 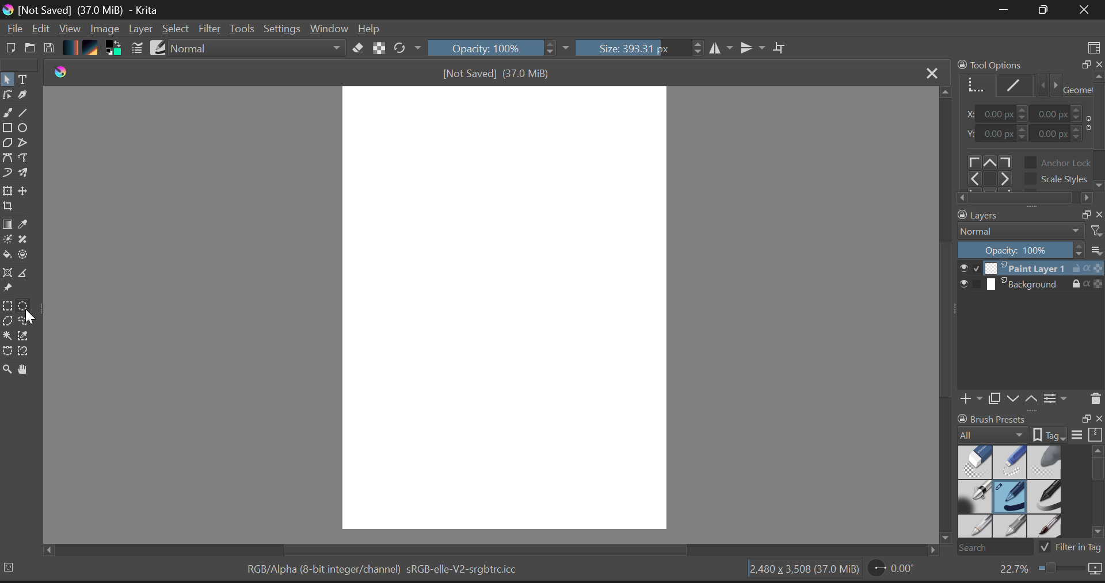 I want to click on Eraser, so click(x=356, y=48).